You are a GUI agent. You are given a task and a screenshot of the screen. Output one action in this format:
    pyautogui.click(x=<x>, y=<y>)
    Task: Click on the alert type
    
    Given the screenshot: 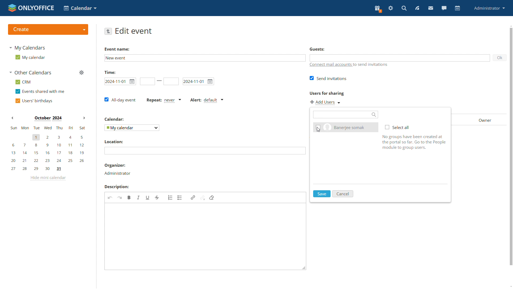 What is the action you would take?
    pyautogui.click(x=207, y=100)
    